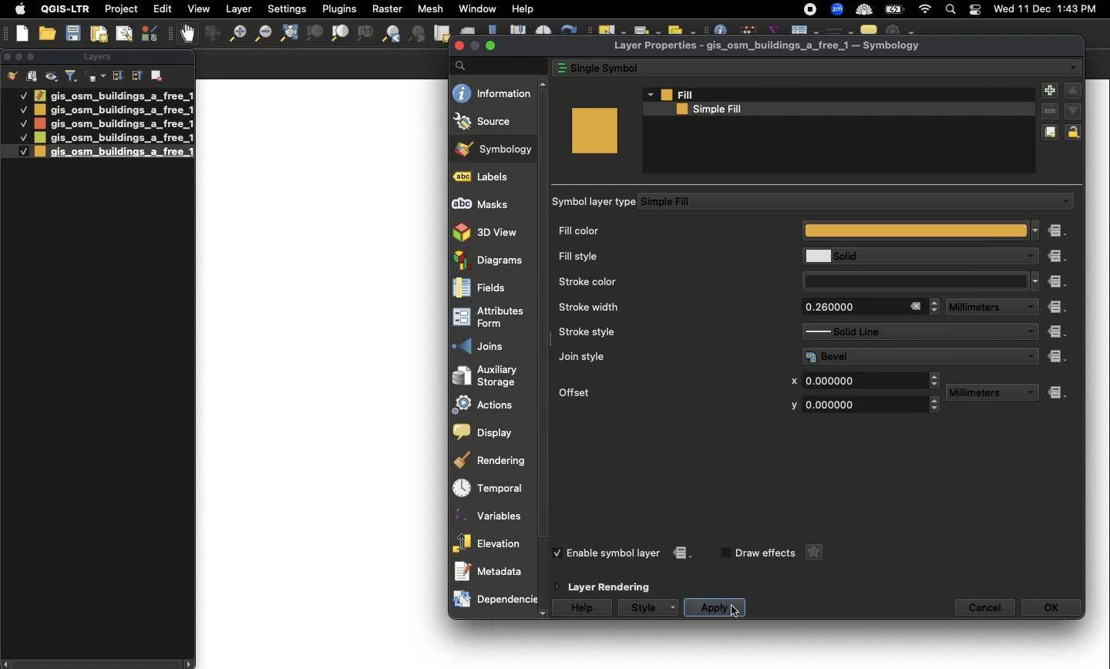 The height and width of the screenshot is (669, 1110). I want to click on Fill style, so click(666, 257).